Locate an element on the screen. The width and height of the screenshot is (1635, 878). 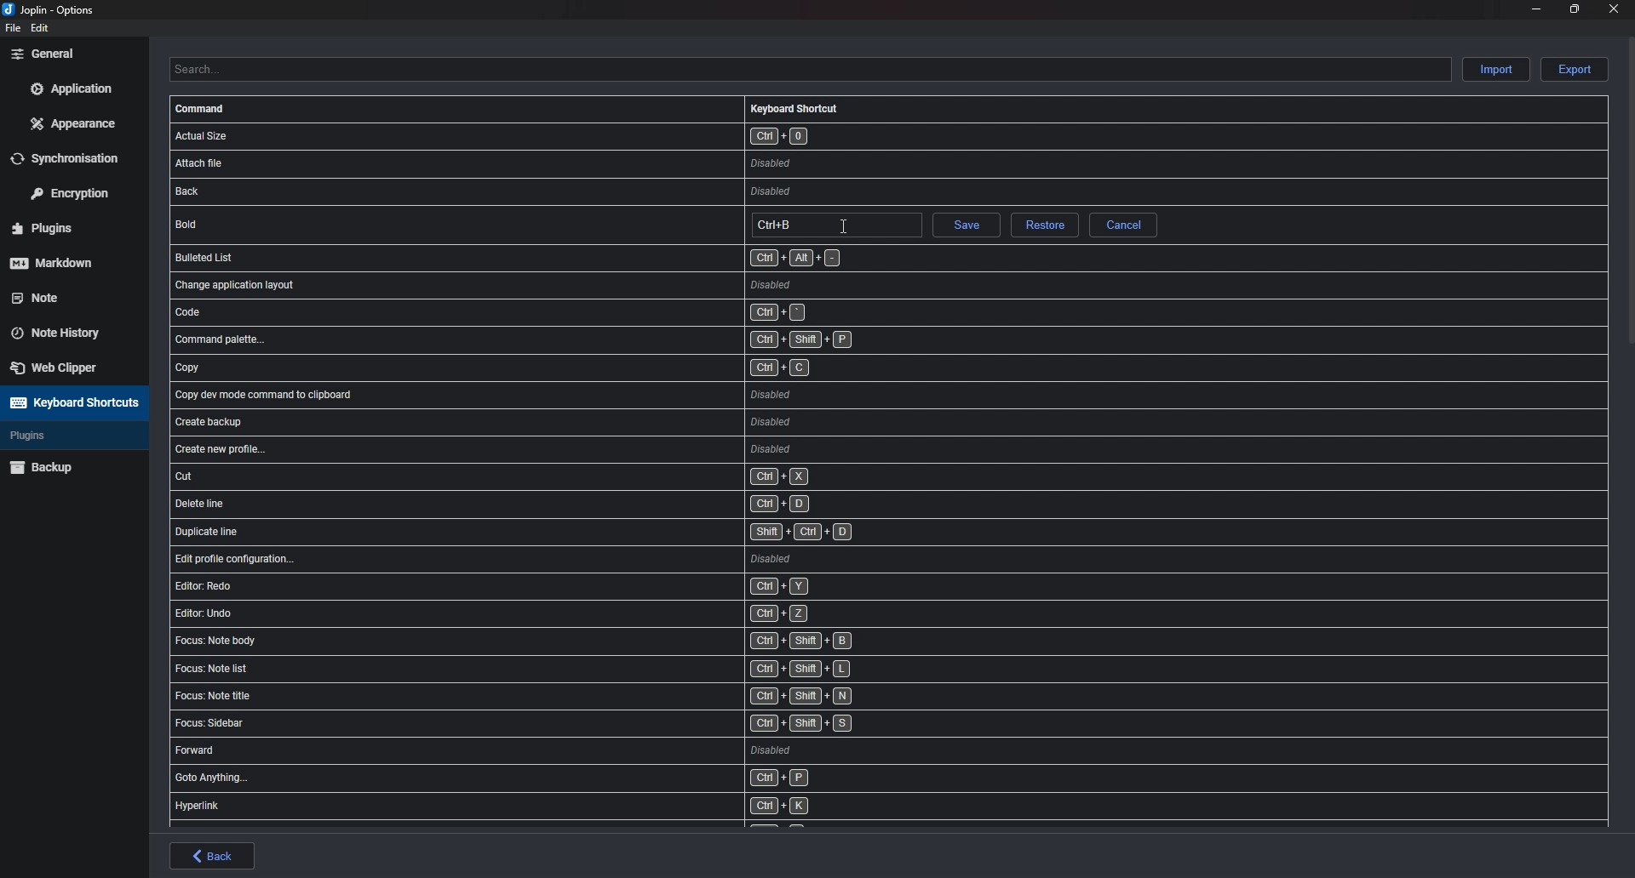
Keyboard shortcut is located at coordinates (795, 108).